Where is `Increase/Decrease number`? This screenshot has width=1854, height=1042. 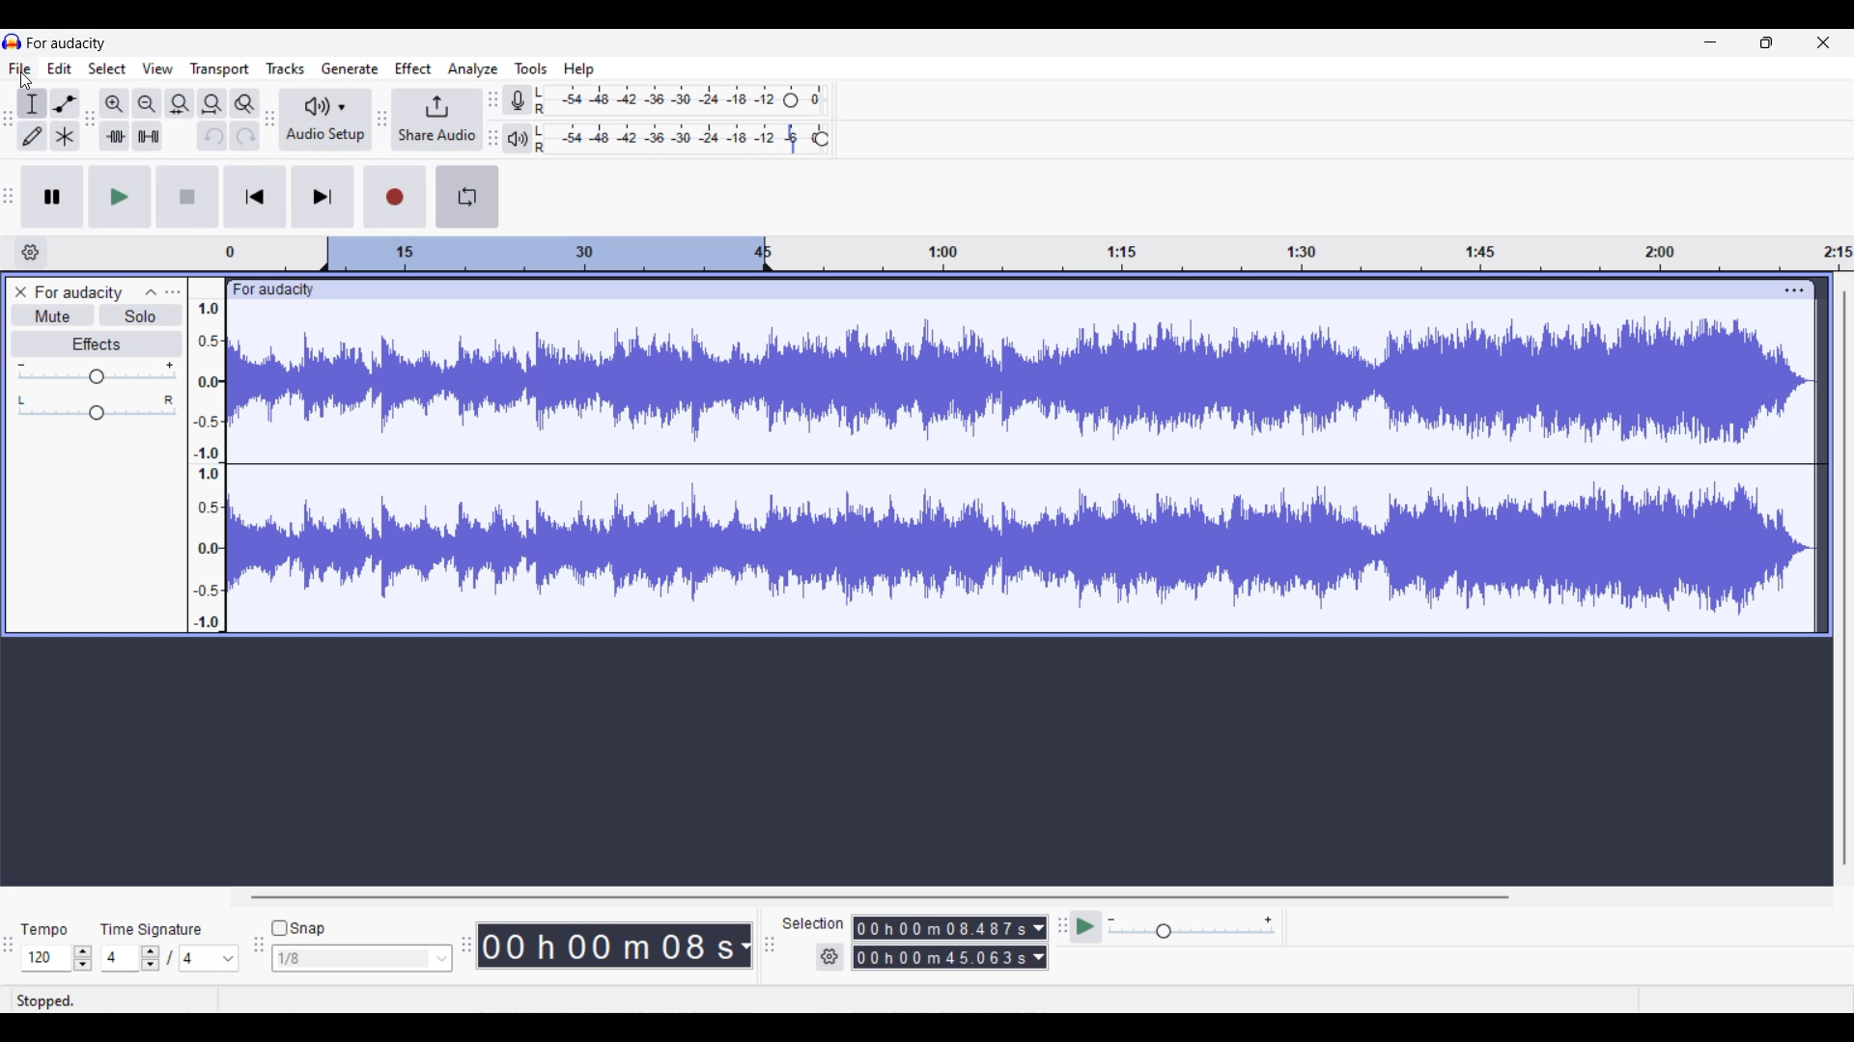
Increase/Decrease number is located at coordinates (151, 958).